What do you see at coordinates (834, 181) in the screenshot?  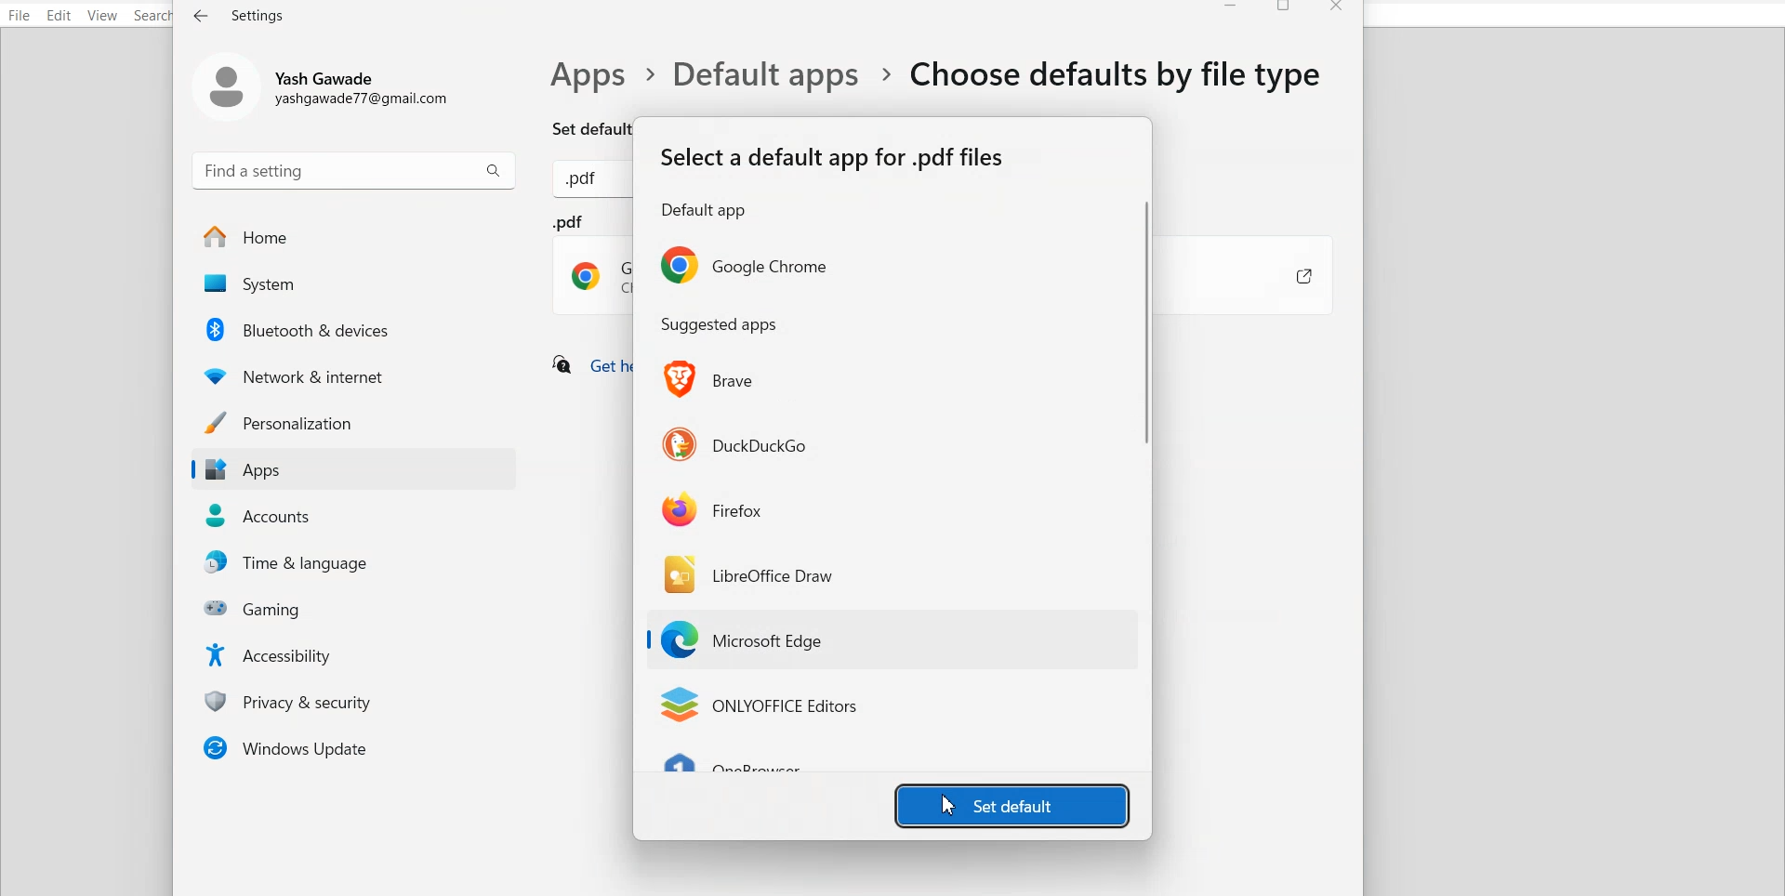 I see `Text` at bounding box center [834, 181].